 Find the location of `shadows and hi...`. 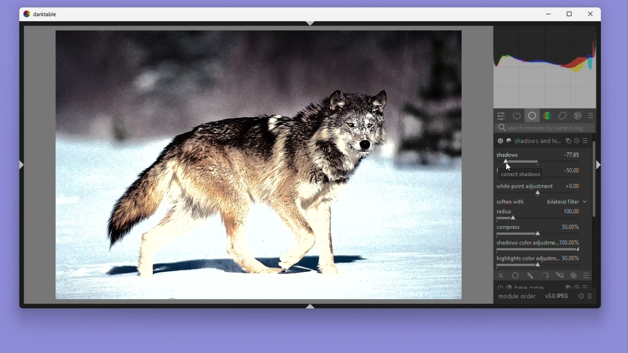

shadows and hi... is located at coordinates (539, 142).